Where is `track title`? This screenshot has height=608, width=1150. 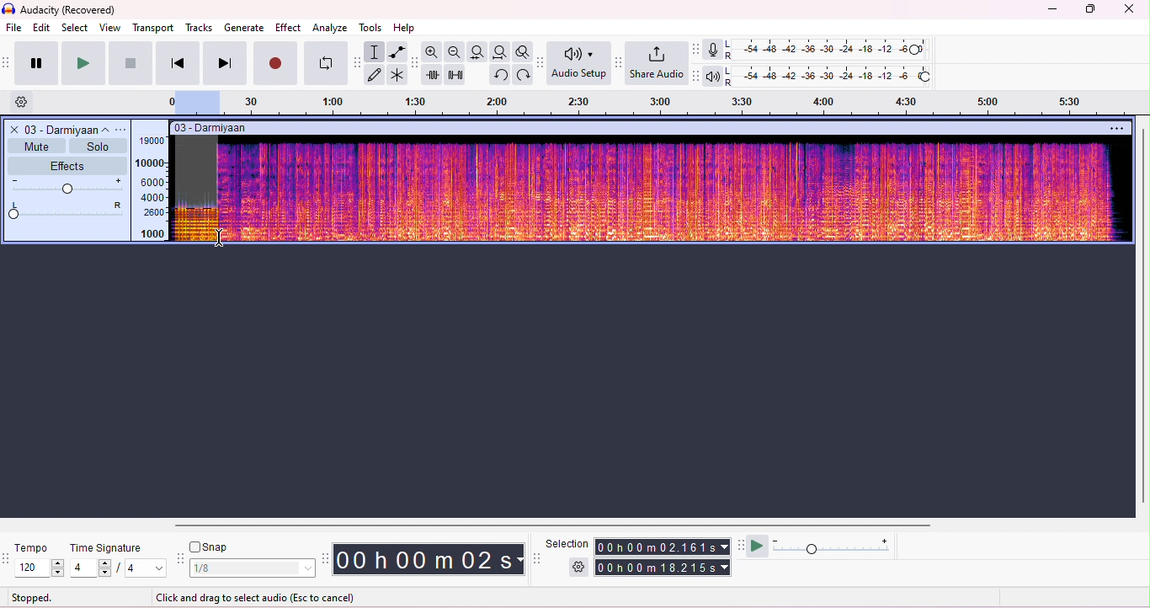 track title is located at coordinates (263, 129).